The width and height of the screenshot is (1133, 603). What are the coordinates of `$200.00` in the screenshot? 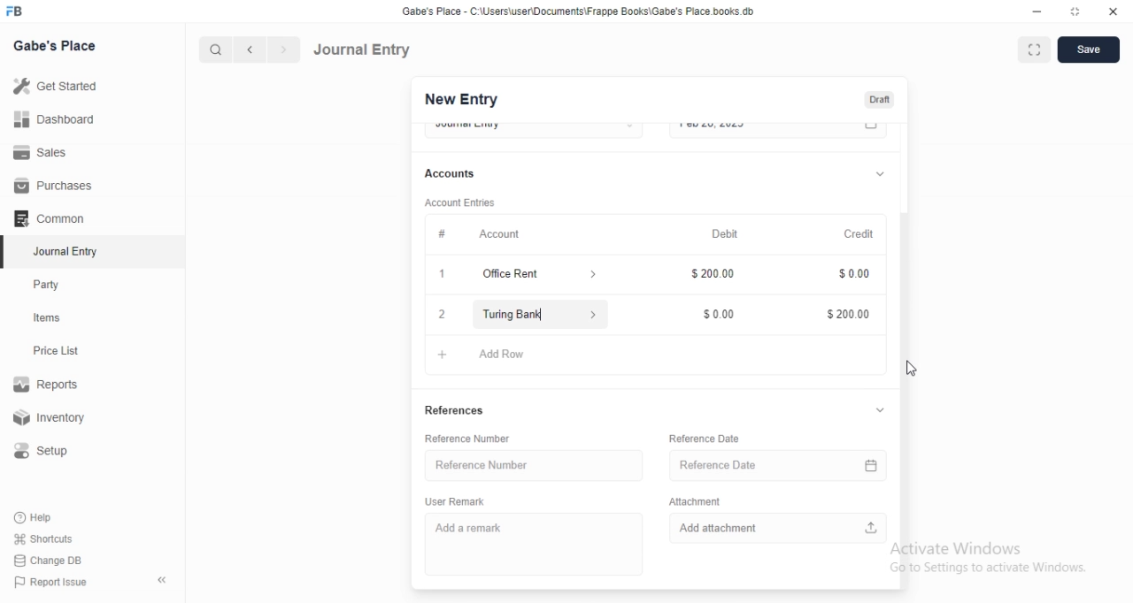 It's located at (847, 316).